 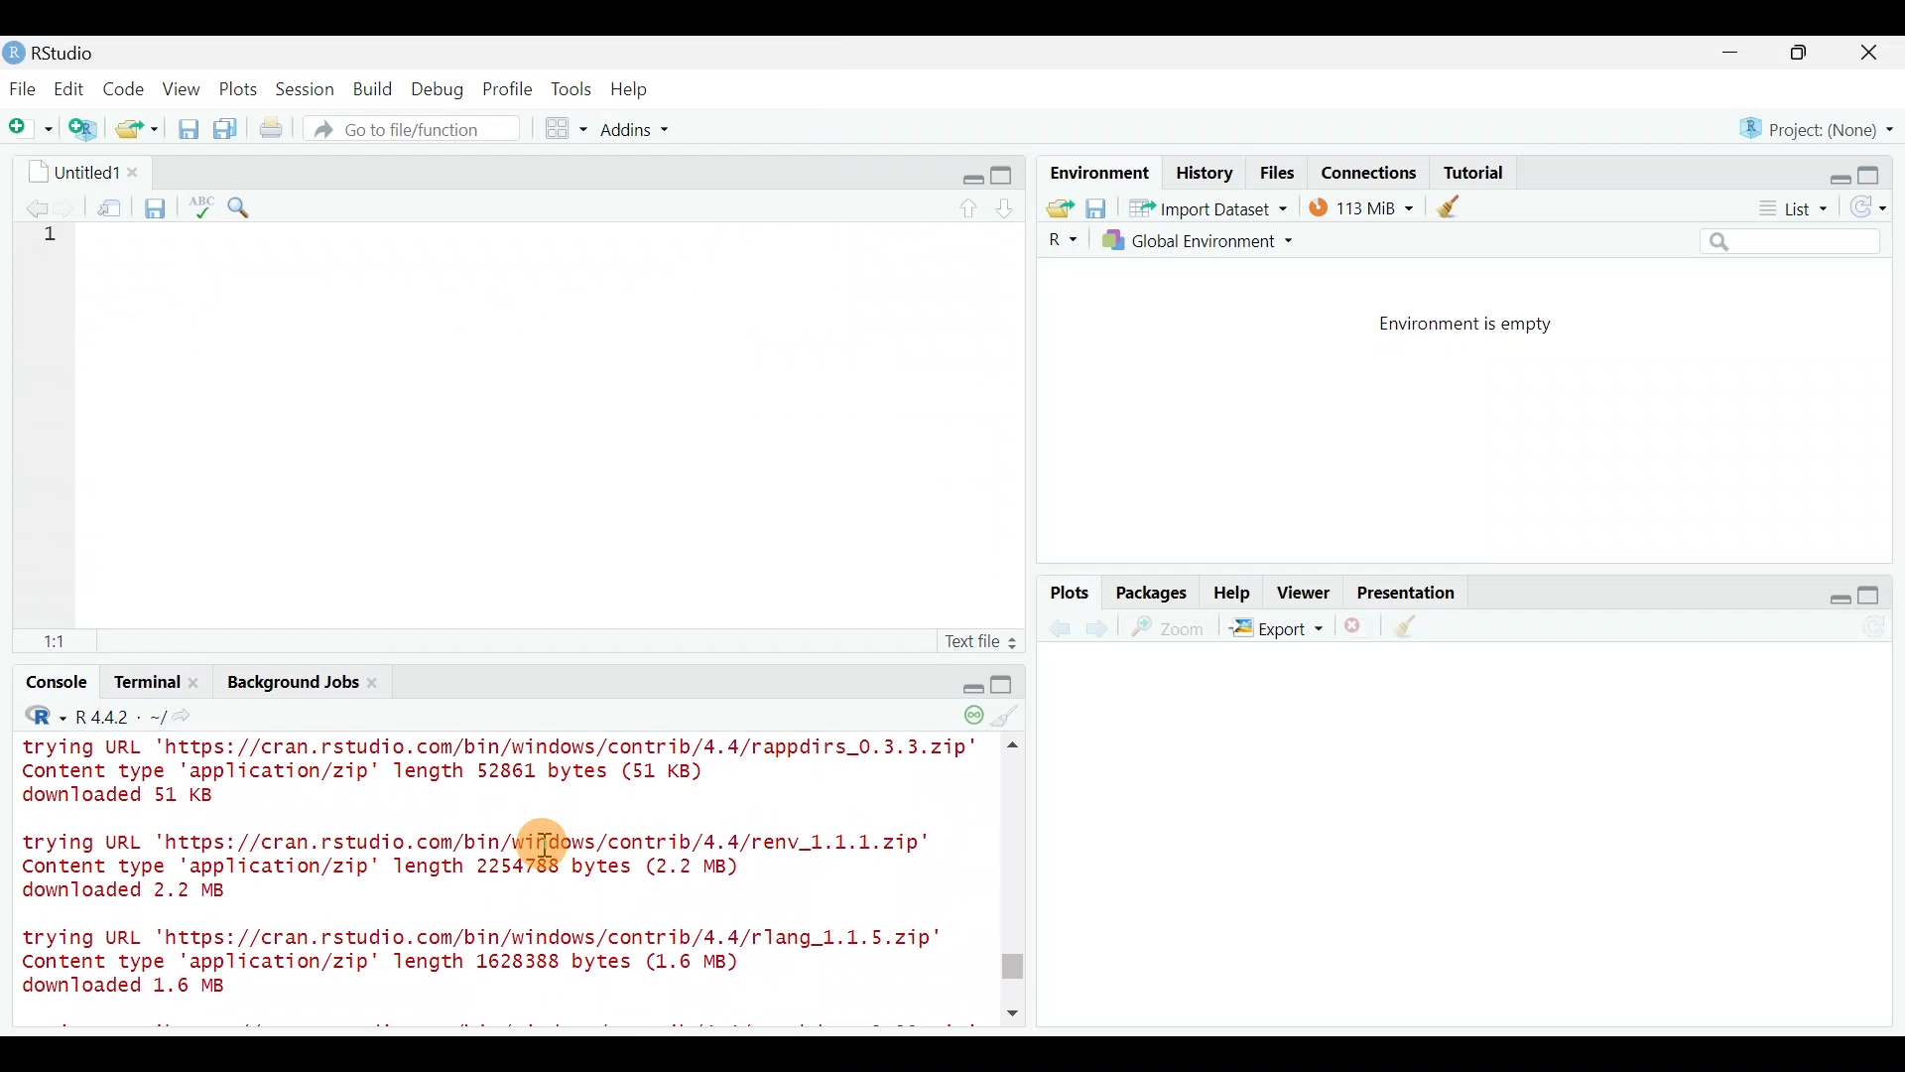 What do you see at coordinates (1096, 172) in the screenshot?
I see `Environment` at bounding box center [1096, 172].